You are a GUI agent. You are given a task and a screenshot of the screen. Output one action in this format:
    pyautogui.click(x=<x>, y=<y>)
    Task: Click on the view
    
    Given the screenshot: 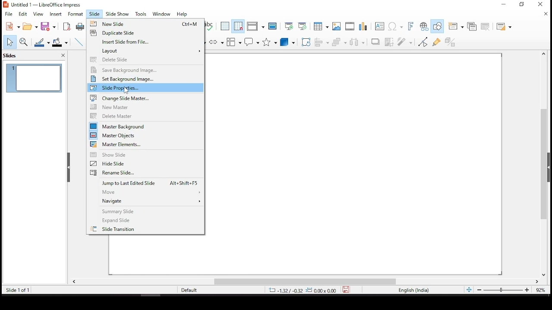 What is the action you would take?
    pyautogui.click(x=39, y=14)
    